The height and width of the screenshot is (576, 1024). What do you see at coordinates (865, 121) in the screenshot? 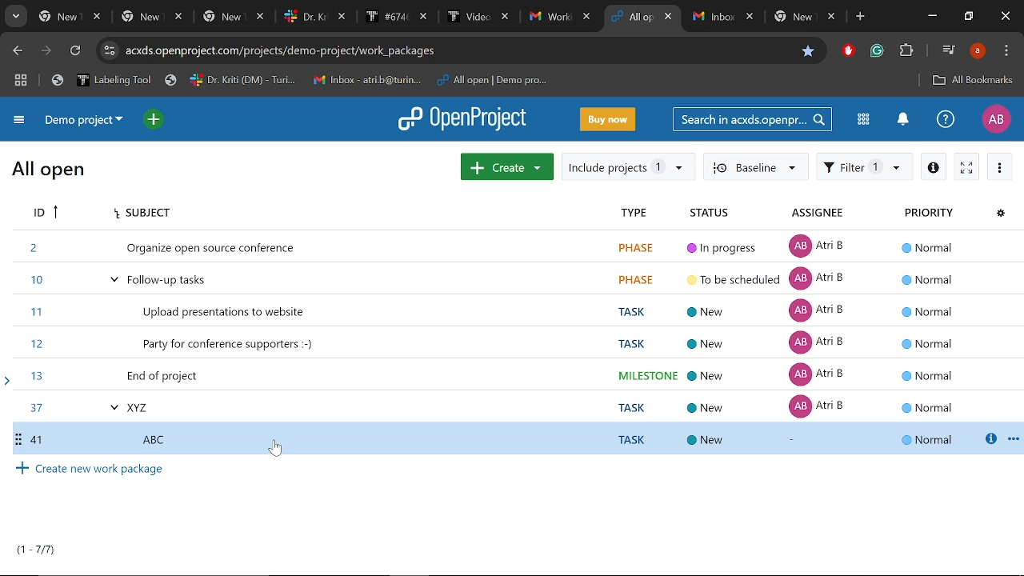
I see `Modules` at bounding box center [865, 121].